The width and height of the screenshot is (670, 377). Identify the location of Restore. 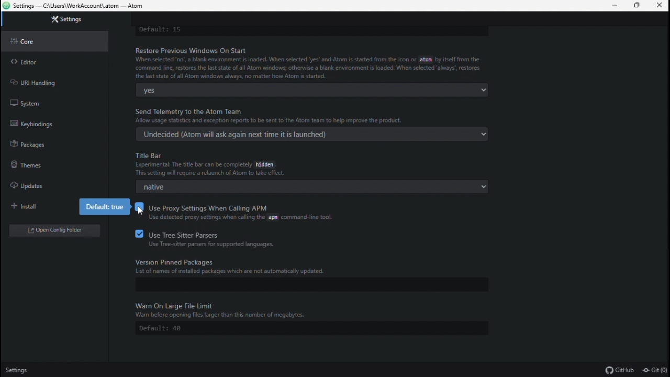
(638, 6).